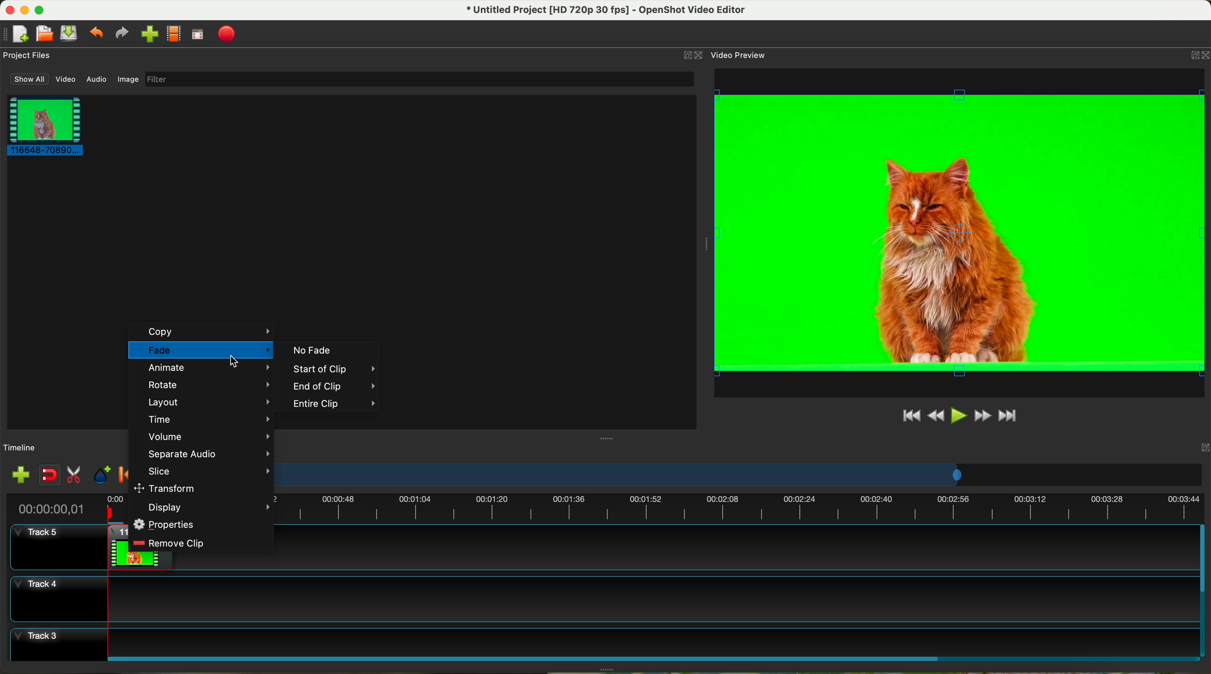 This screenshot has height=674, width=1211. What do you see at coordinates (74, 476) in the screenshot?
I see `enable razor` at bounding box center [74, 476].